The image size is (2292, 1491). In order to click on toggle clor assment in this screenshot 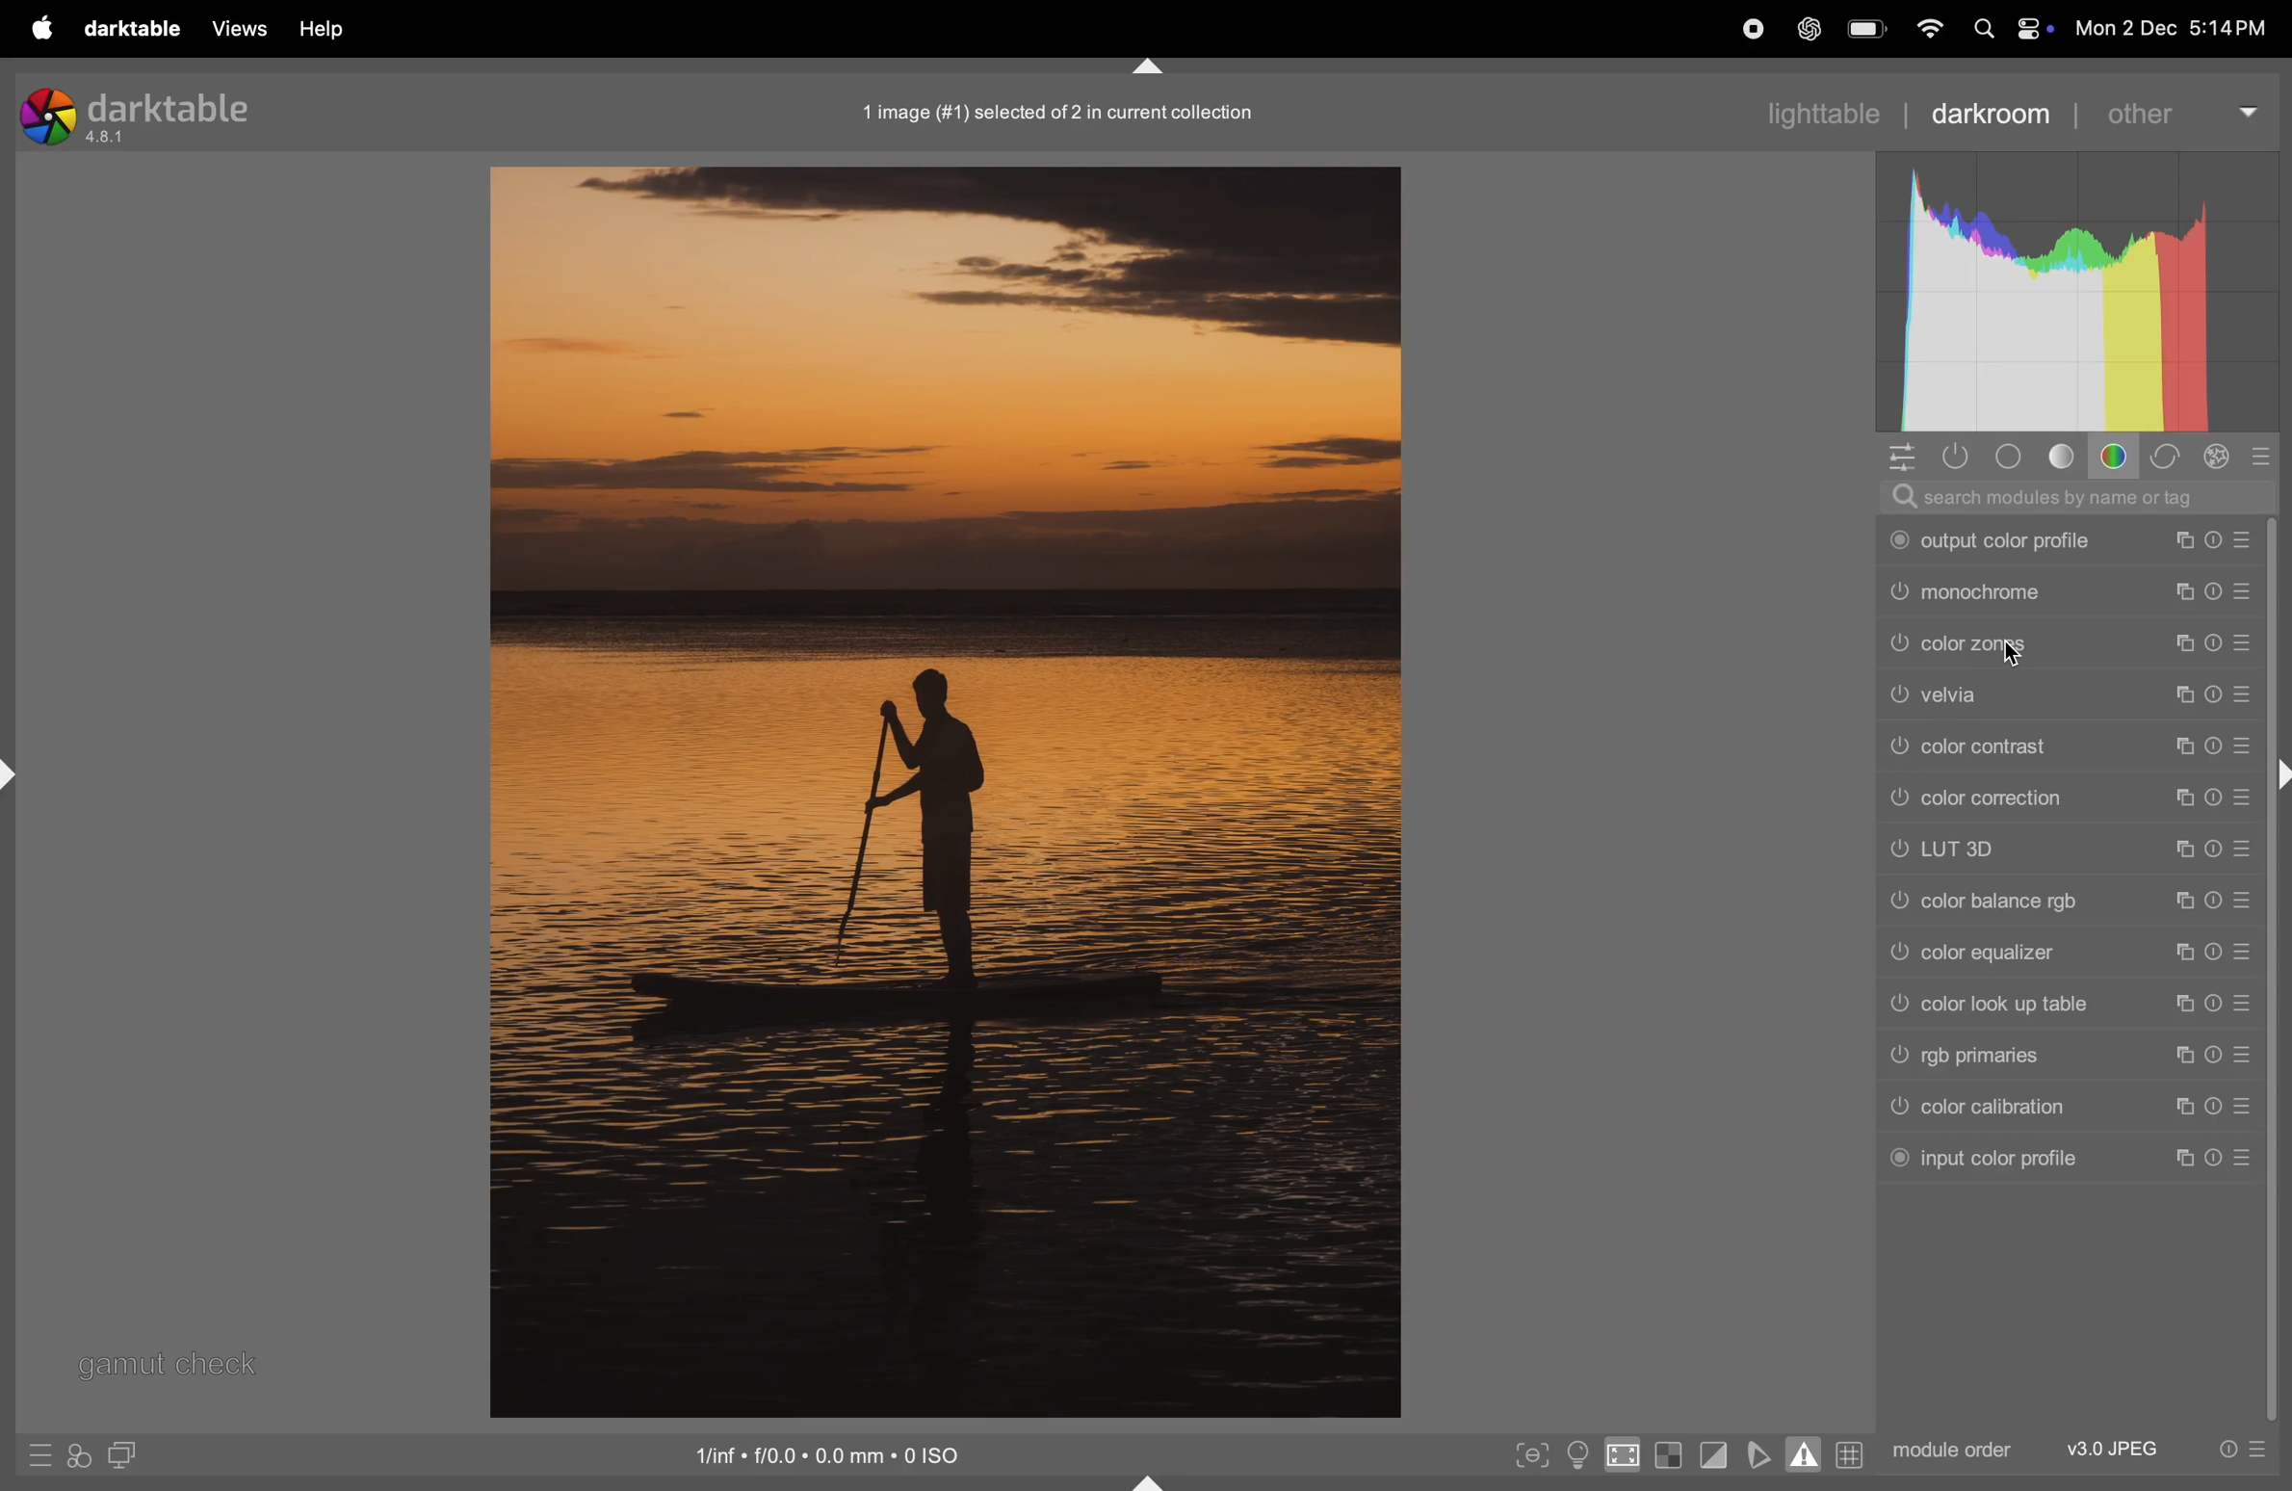, I will do `click(1576, 1454)`.